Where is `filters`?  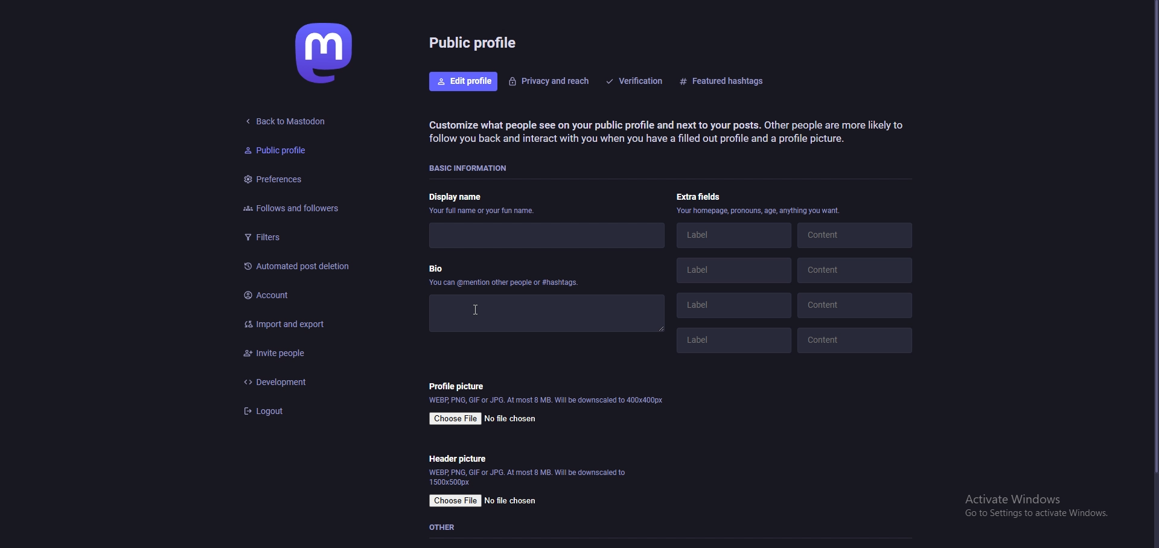 filters is located at coordinates (299, 235).